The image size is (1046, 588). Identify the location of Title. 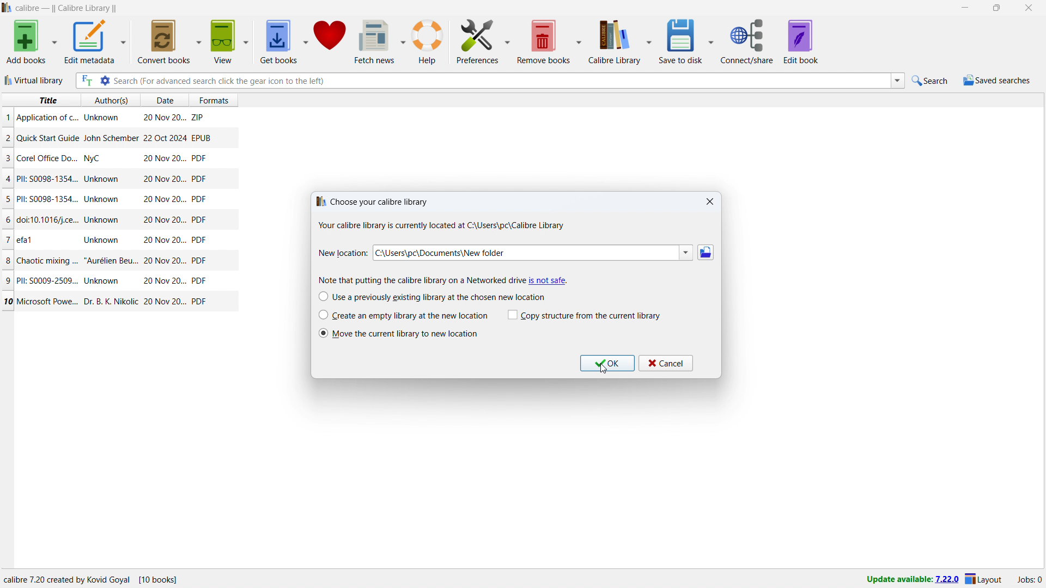
(48, 199).